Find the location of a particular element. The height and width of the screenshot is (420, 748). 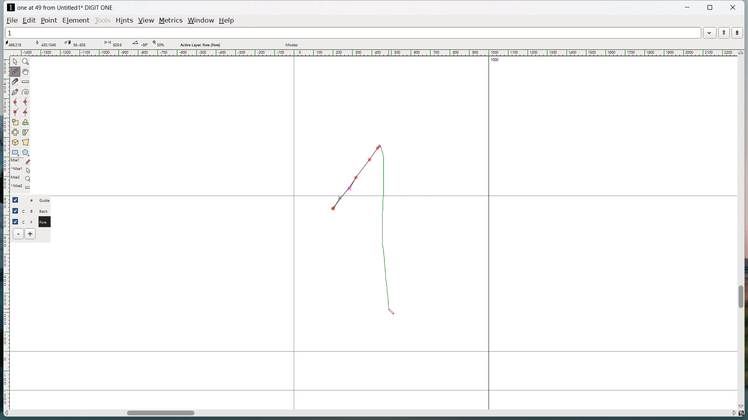

horizontal scrollbar is located at coordinates (161, 414).